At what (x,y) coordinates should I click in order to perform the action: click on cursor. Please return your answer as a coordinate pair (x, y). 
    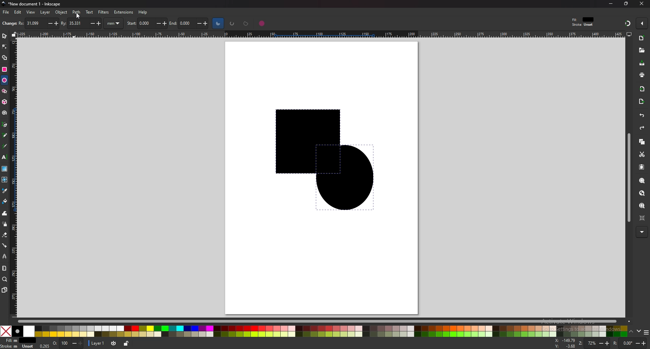
    Looking at the image, I should click on (78, 15).